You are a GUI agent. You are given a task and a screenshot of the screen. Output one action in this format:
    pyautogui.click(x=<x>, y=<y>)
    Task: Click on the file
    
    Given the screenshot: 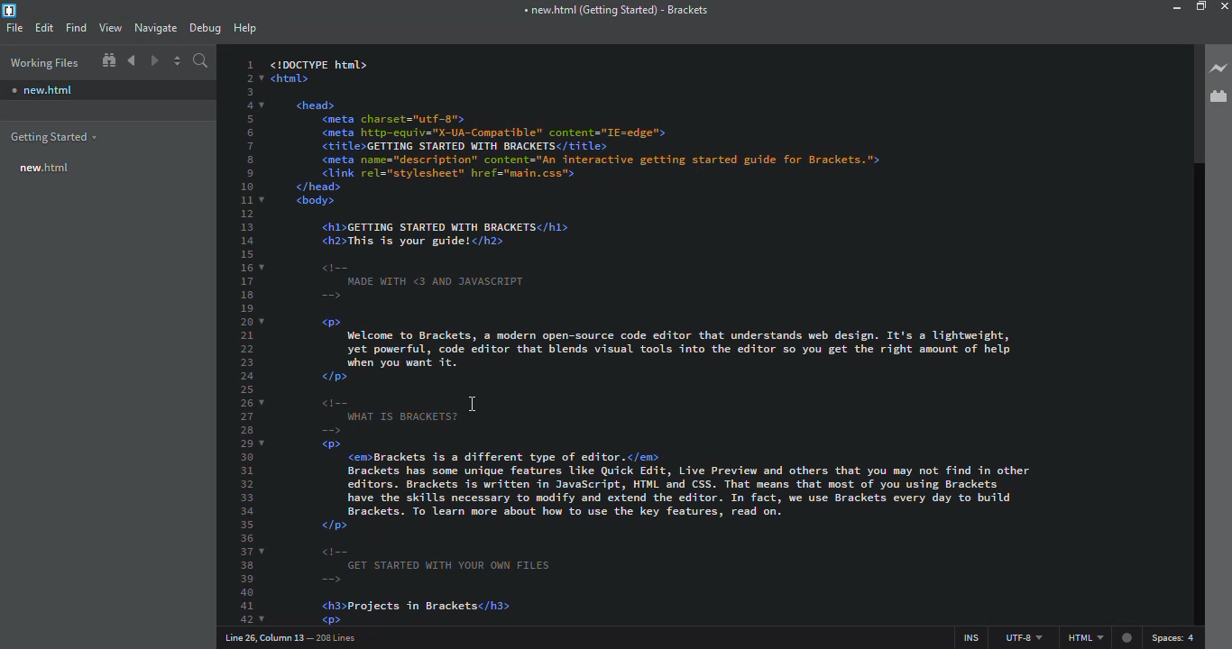 What is the action you would take?
    pyautogui.click(x=15, y=27)
    